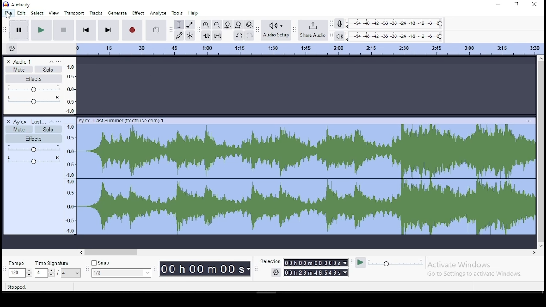  I want to click on file, so click(8, 13).